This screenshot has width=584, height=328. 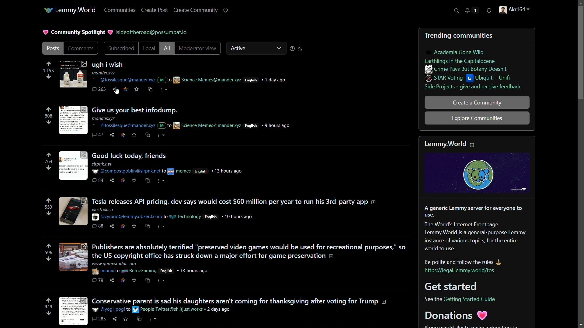 I want to click on science memes@mander.xyz, so click(x=207, y=125).